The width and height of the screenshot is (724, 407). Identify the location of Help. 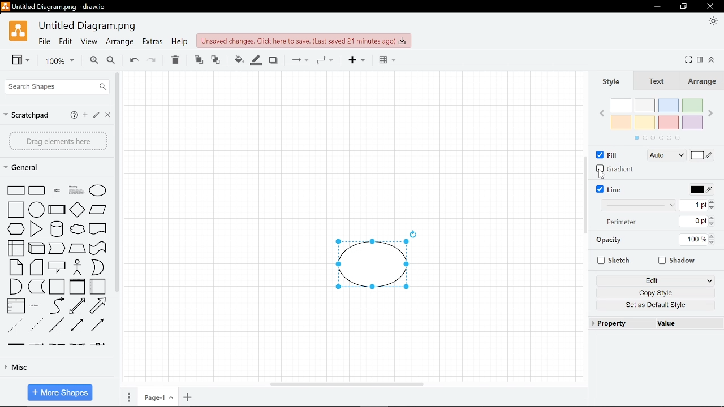
(179, 42).